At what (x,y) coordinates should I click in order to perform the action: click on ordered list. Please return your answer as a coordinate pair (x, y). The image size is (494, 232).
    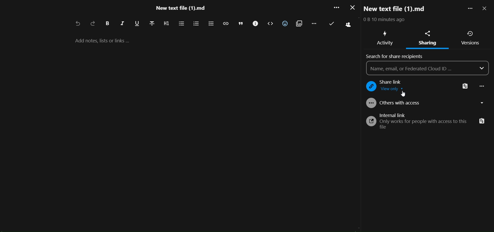
    Looking at the image, I should click on (196, 24).